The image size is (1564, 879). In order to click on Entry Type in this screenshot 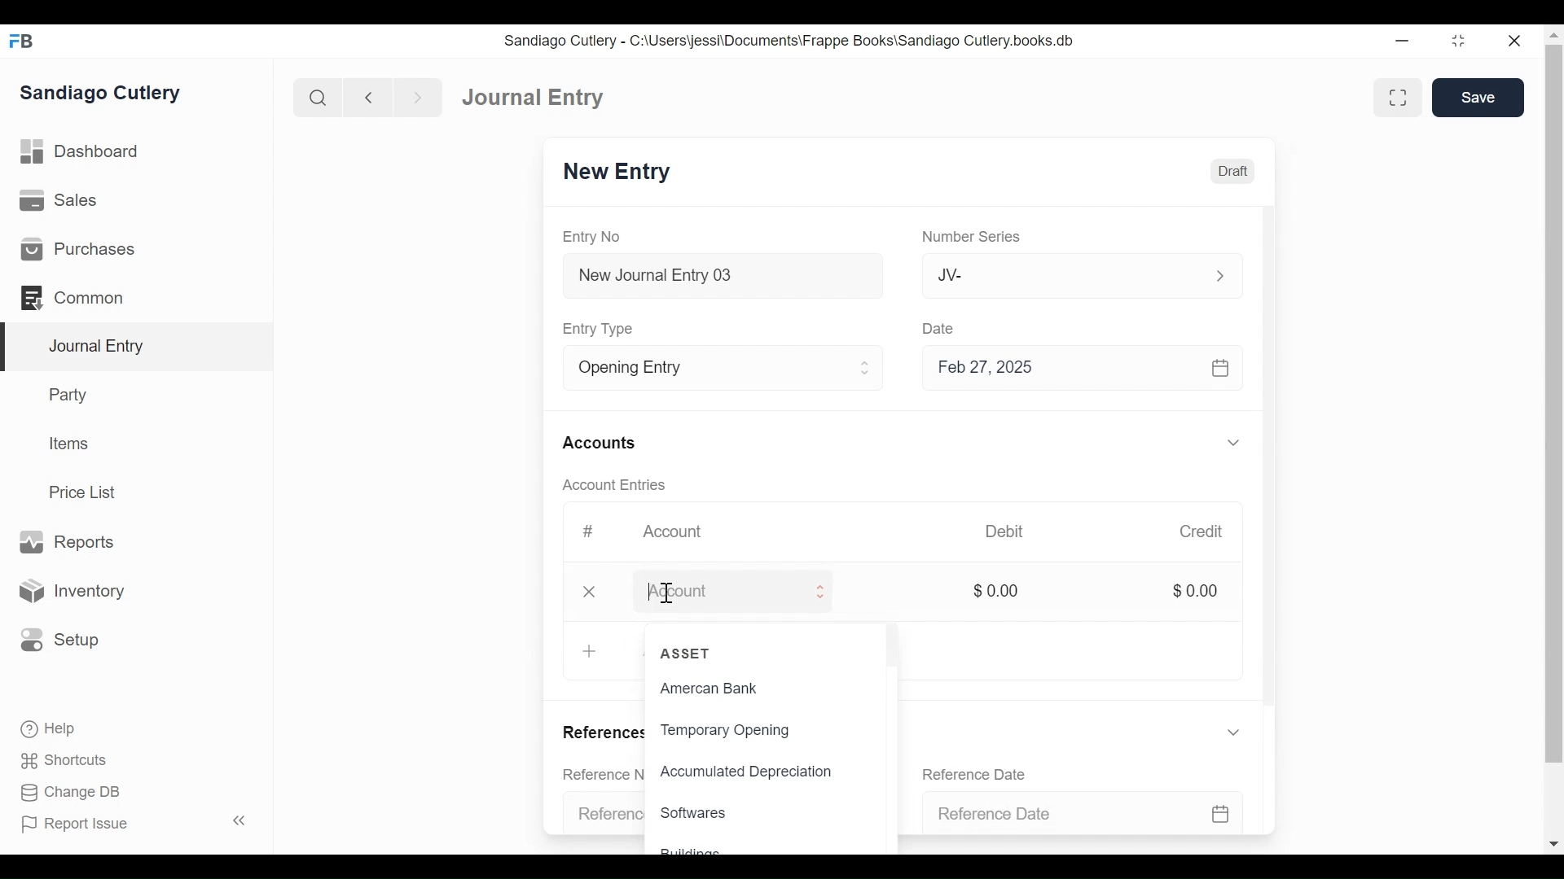, I will do `click(705, 368)`.